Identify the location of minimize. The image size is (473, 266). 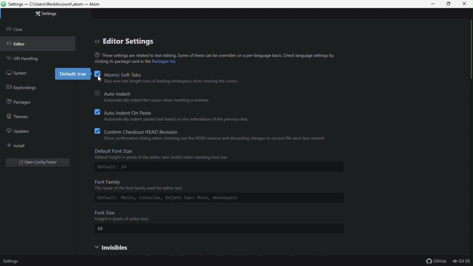
(431, 4).